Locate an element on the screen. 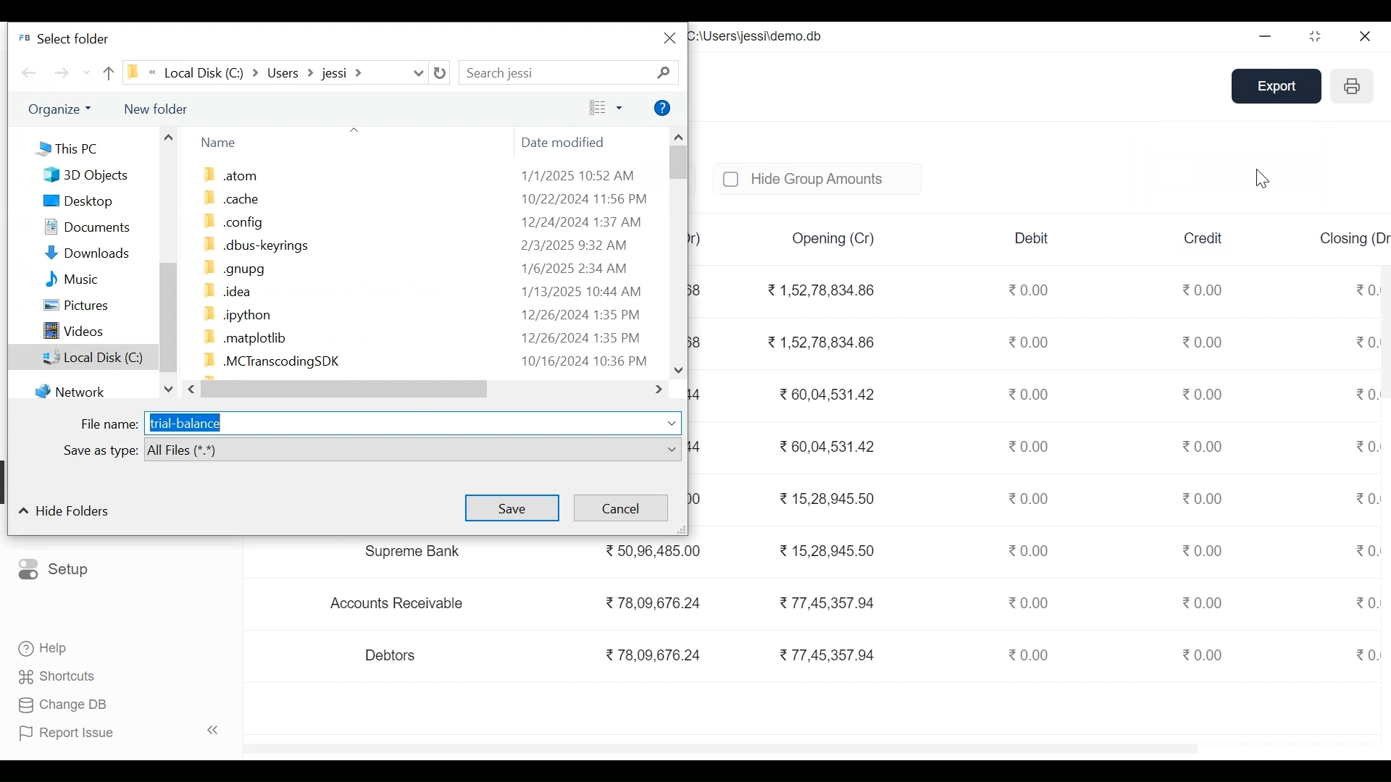  Organize  is located at coordinates (61, 109).